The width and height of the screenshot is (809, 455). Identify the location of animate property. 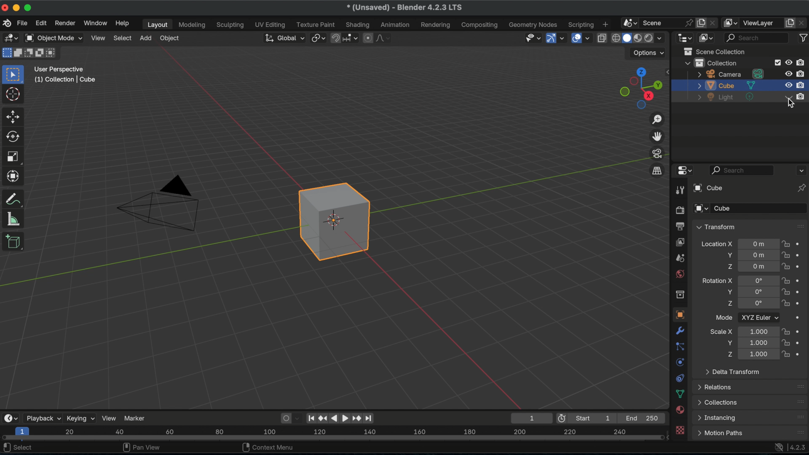
(801, 342).